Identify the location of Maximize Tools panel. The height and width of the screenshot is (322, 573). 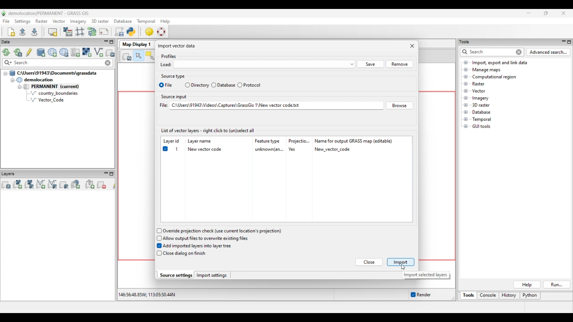
(569, 42).